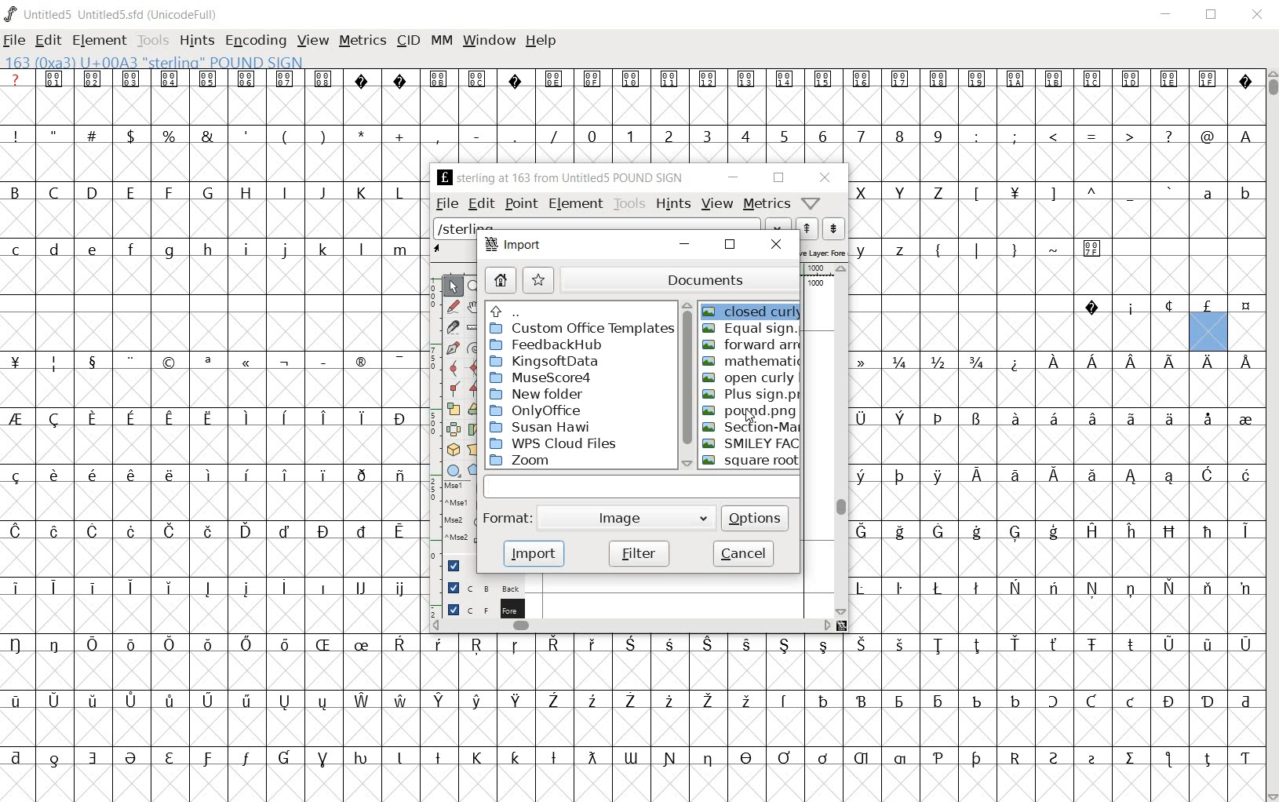 The width and height of the screenshot is (1279, 802). Describe the element at coordinates (975, 195) in the screenshot. I see `[` at that location.